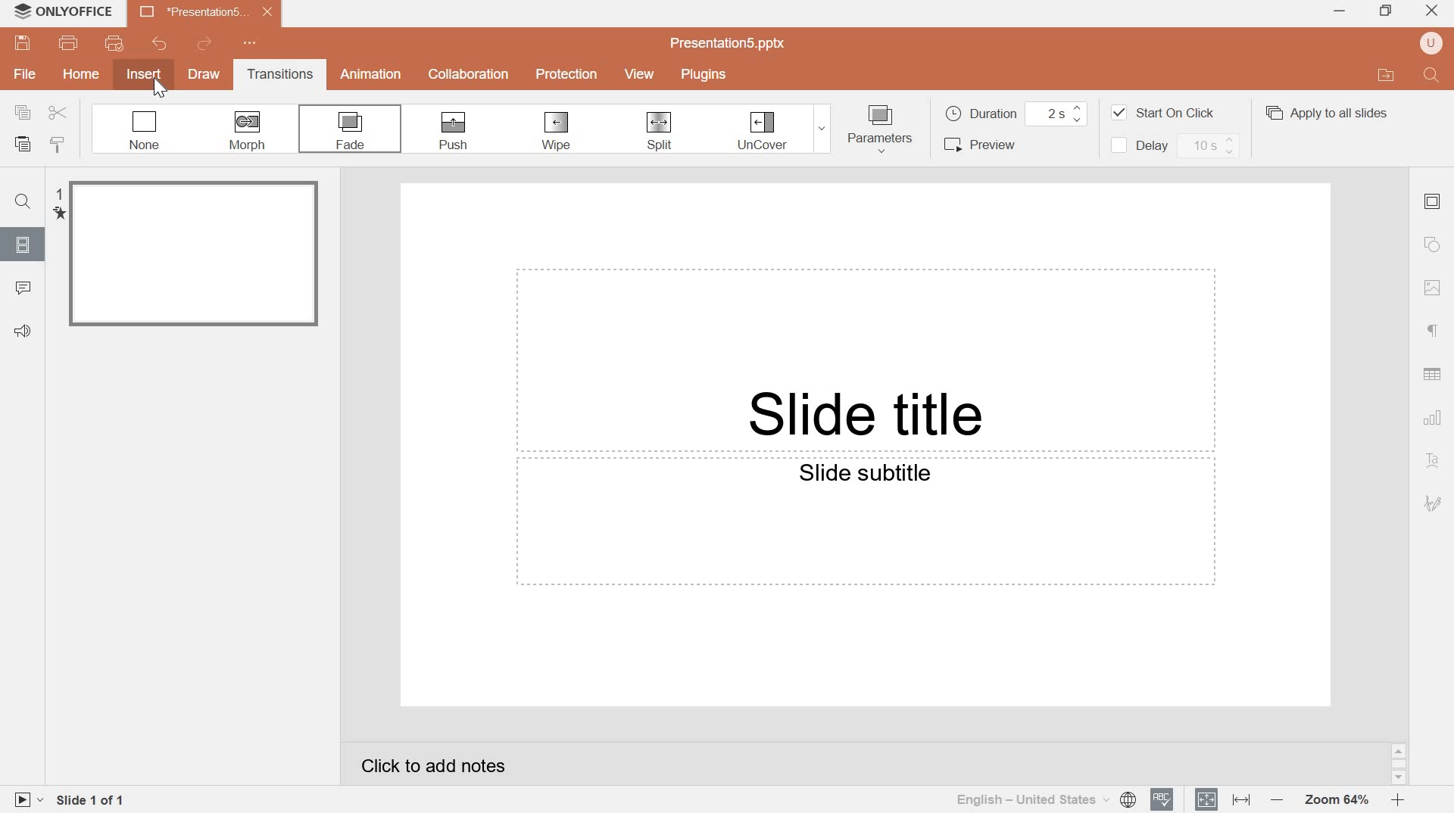 The width and height of the screenshot is (1454, 813). I want to click on Slide transition - Fade, so click(194, 255).